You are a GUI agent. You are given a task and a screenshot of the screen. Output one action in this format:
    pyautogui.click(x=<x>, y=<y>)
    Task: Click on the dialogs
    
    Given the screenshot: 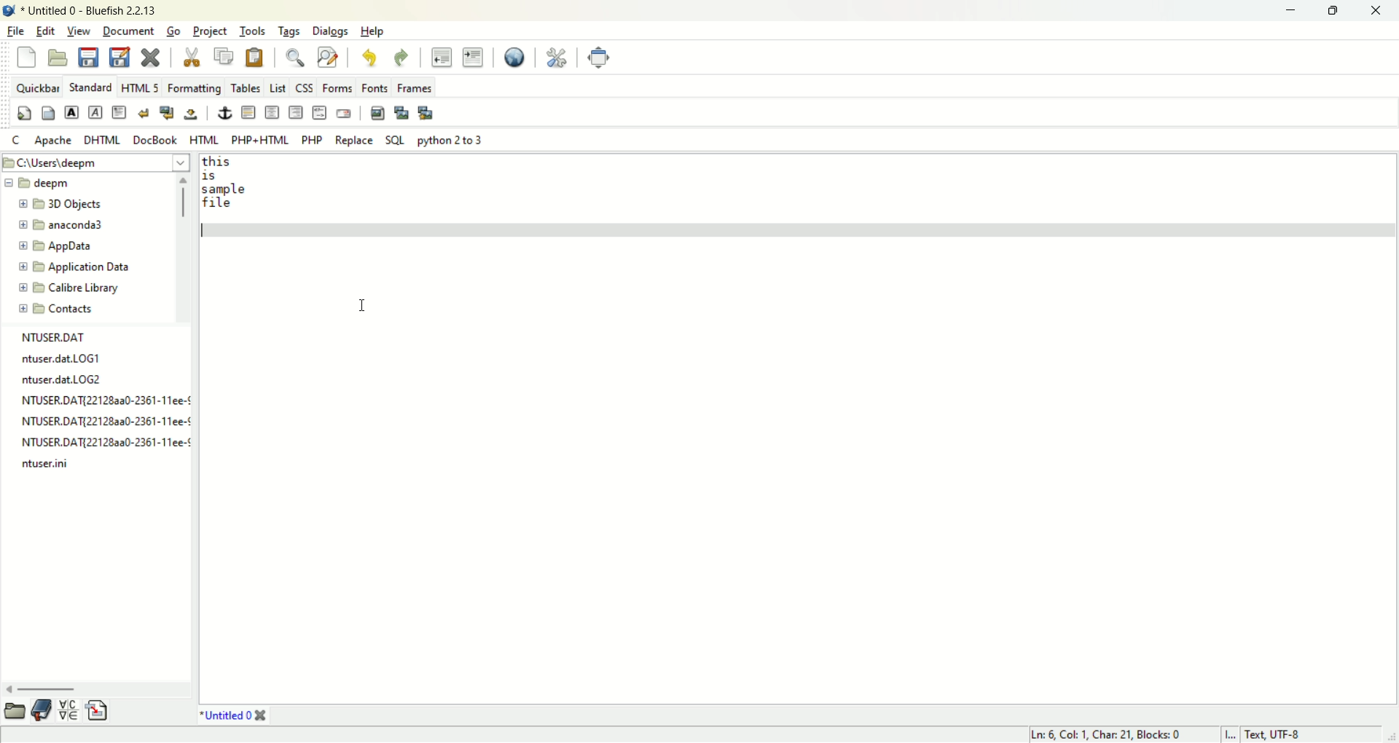 What is the action you would take?
    pyautogui.click(x=330, y=31)
    